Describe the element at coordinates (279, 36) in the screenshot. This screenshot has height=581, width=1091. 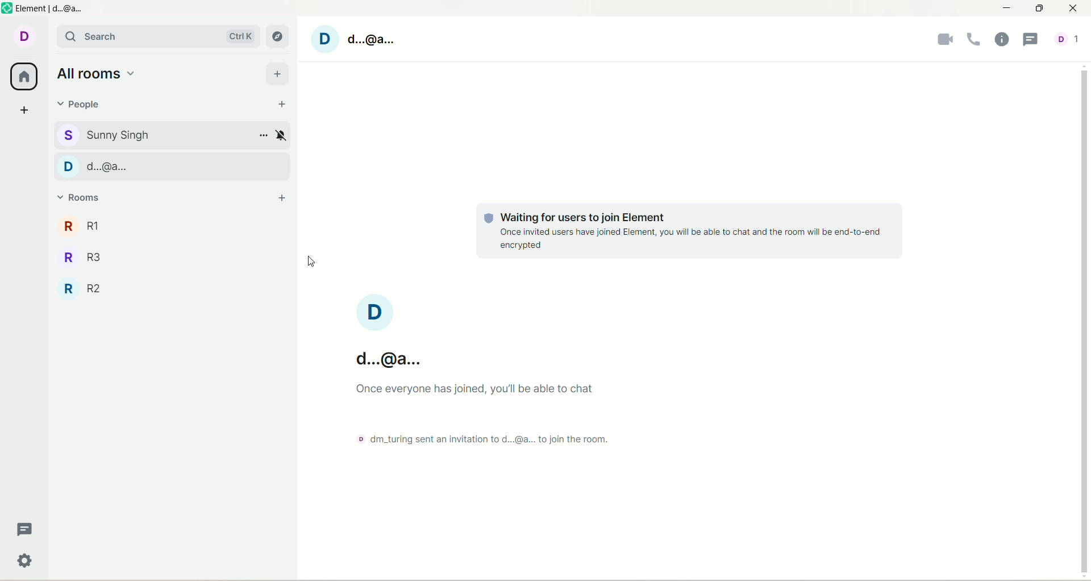
I see `explore rooms` at that location.